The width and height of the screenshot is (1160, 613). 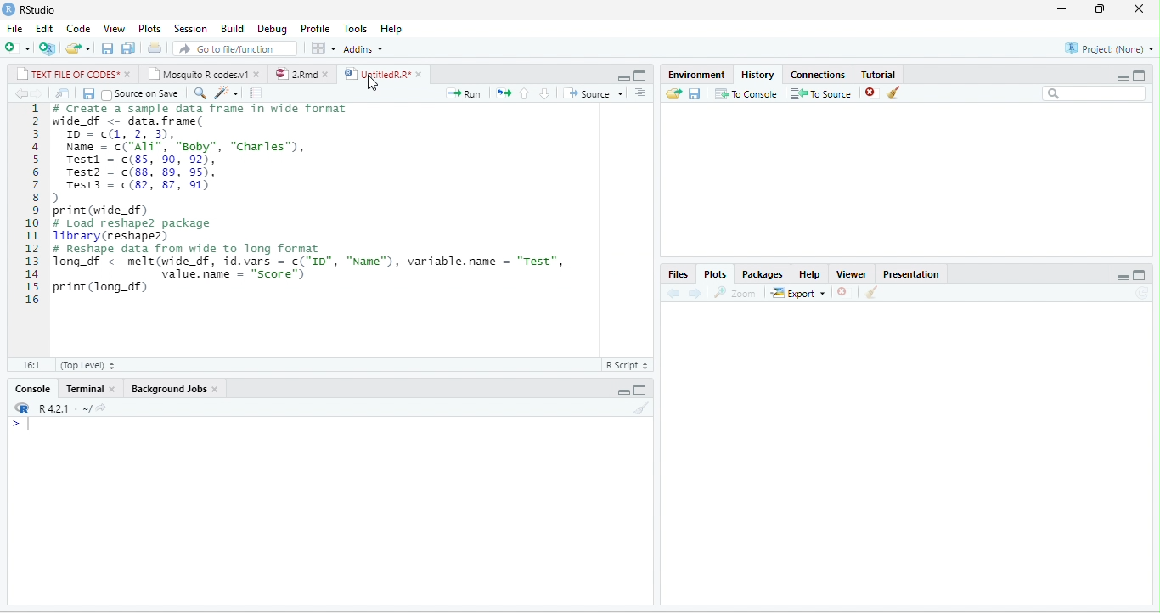 I want to click on Environment, so click(x=695, y=75).